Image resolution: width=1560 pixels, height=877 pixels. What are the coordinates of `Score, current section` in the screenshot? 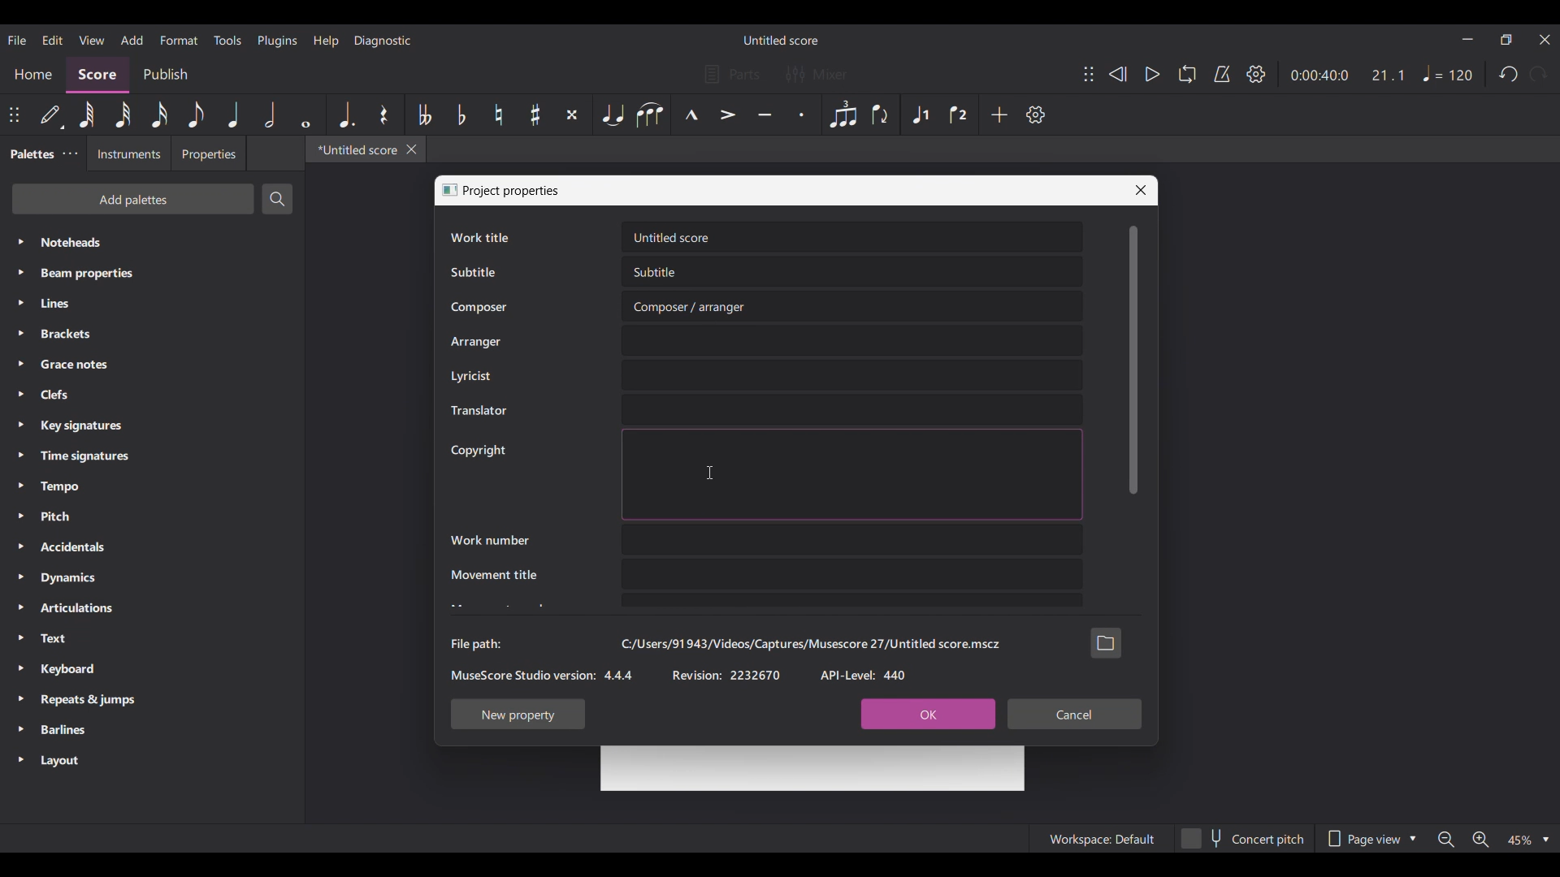 It's located at (98, 75).